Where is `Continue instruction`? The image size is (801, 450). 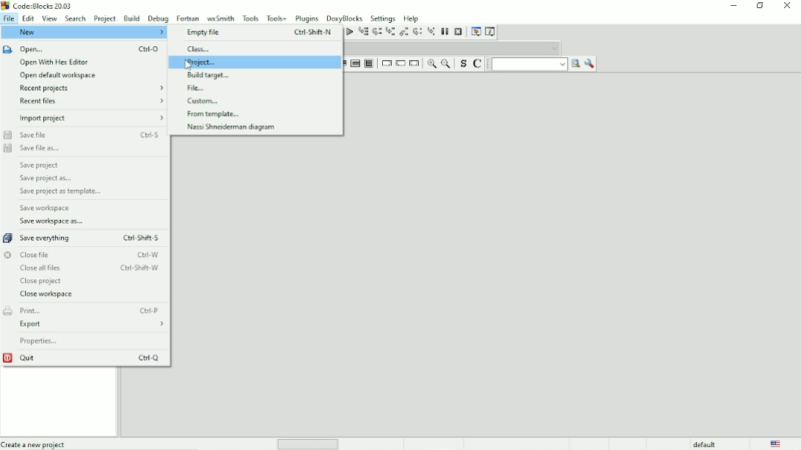
Continue instruction is located at coordinates (400, 64).